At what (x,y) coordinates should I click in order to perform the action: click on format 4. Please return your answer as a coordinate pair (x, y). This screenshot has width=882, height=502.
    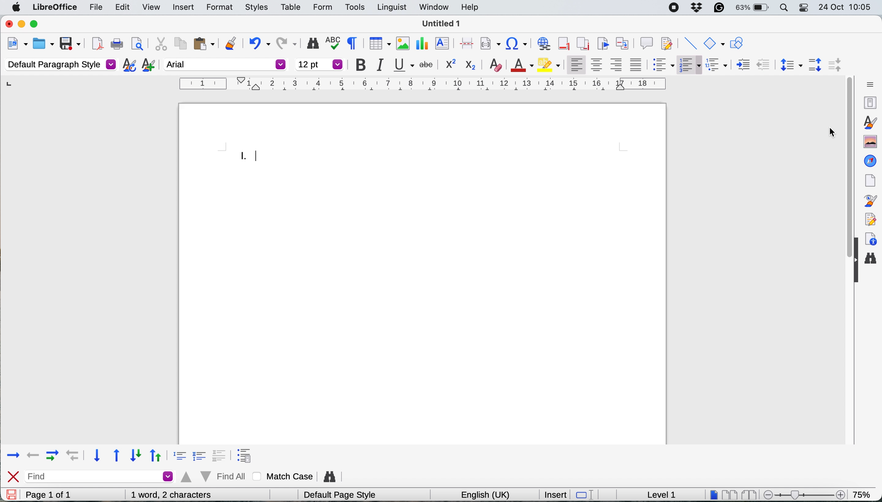
    Looking at the image, I should click on (247, 452).